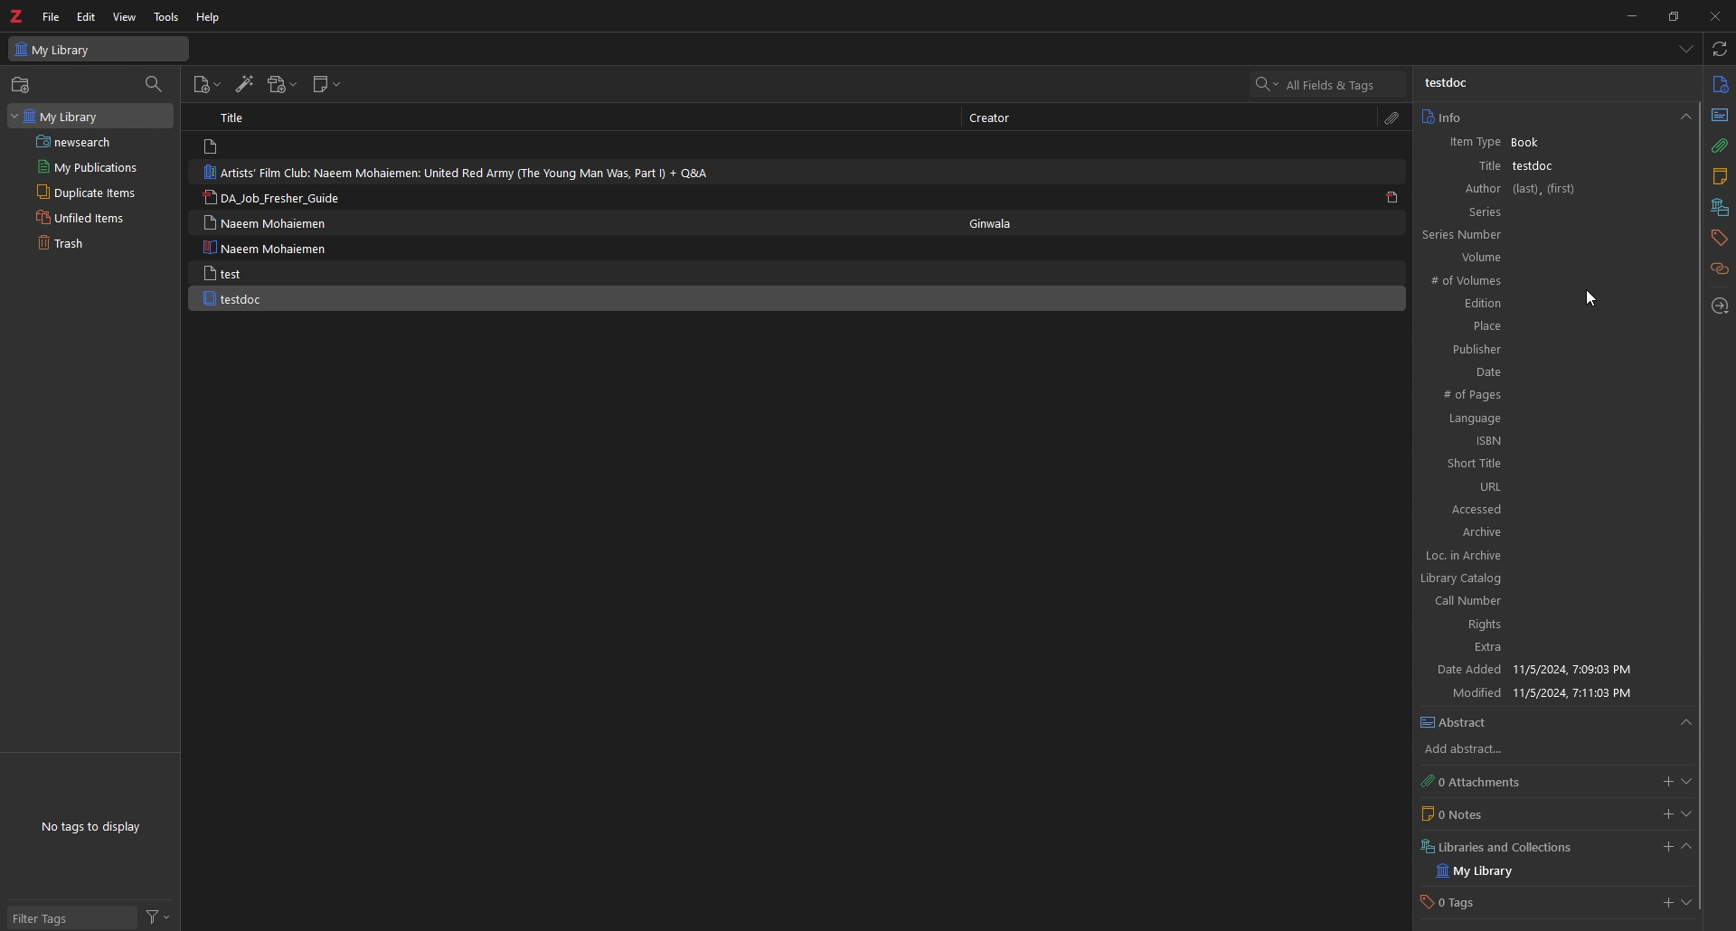 This screenshot has height=931, width=1736. Describe the element at coordinates (1719, 306) in the screenshot. I see `locate` at that location.